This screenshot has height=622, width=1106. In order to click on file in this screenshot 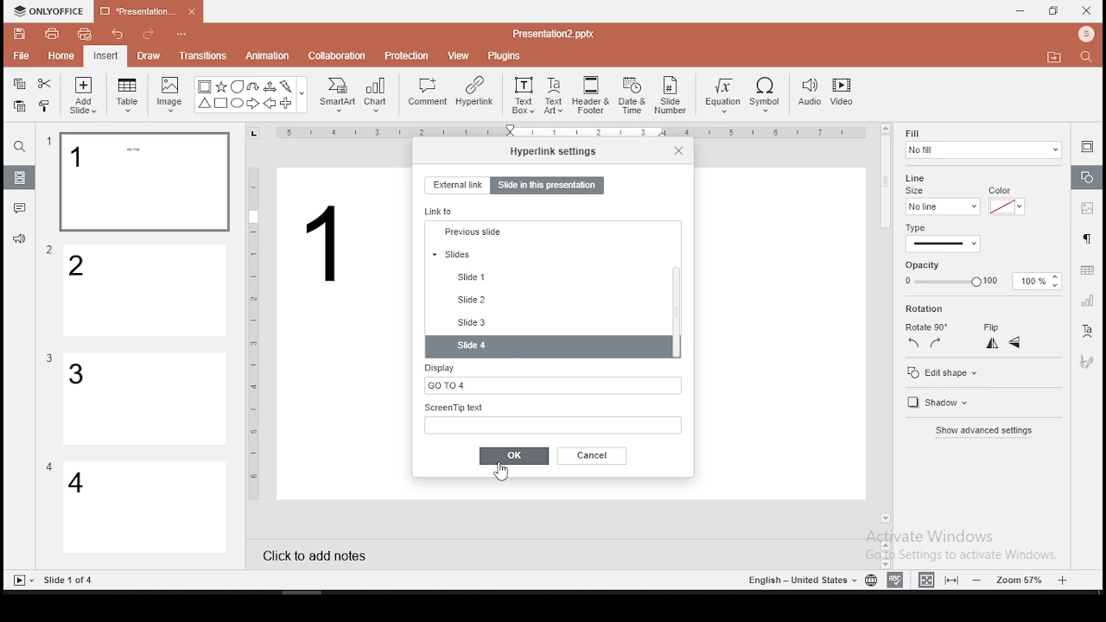, I will do `click(21, 57)`.